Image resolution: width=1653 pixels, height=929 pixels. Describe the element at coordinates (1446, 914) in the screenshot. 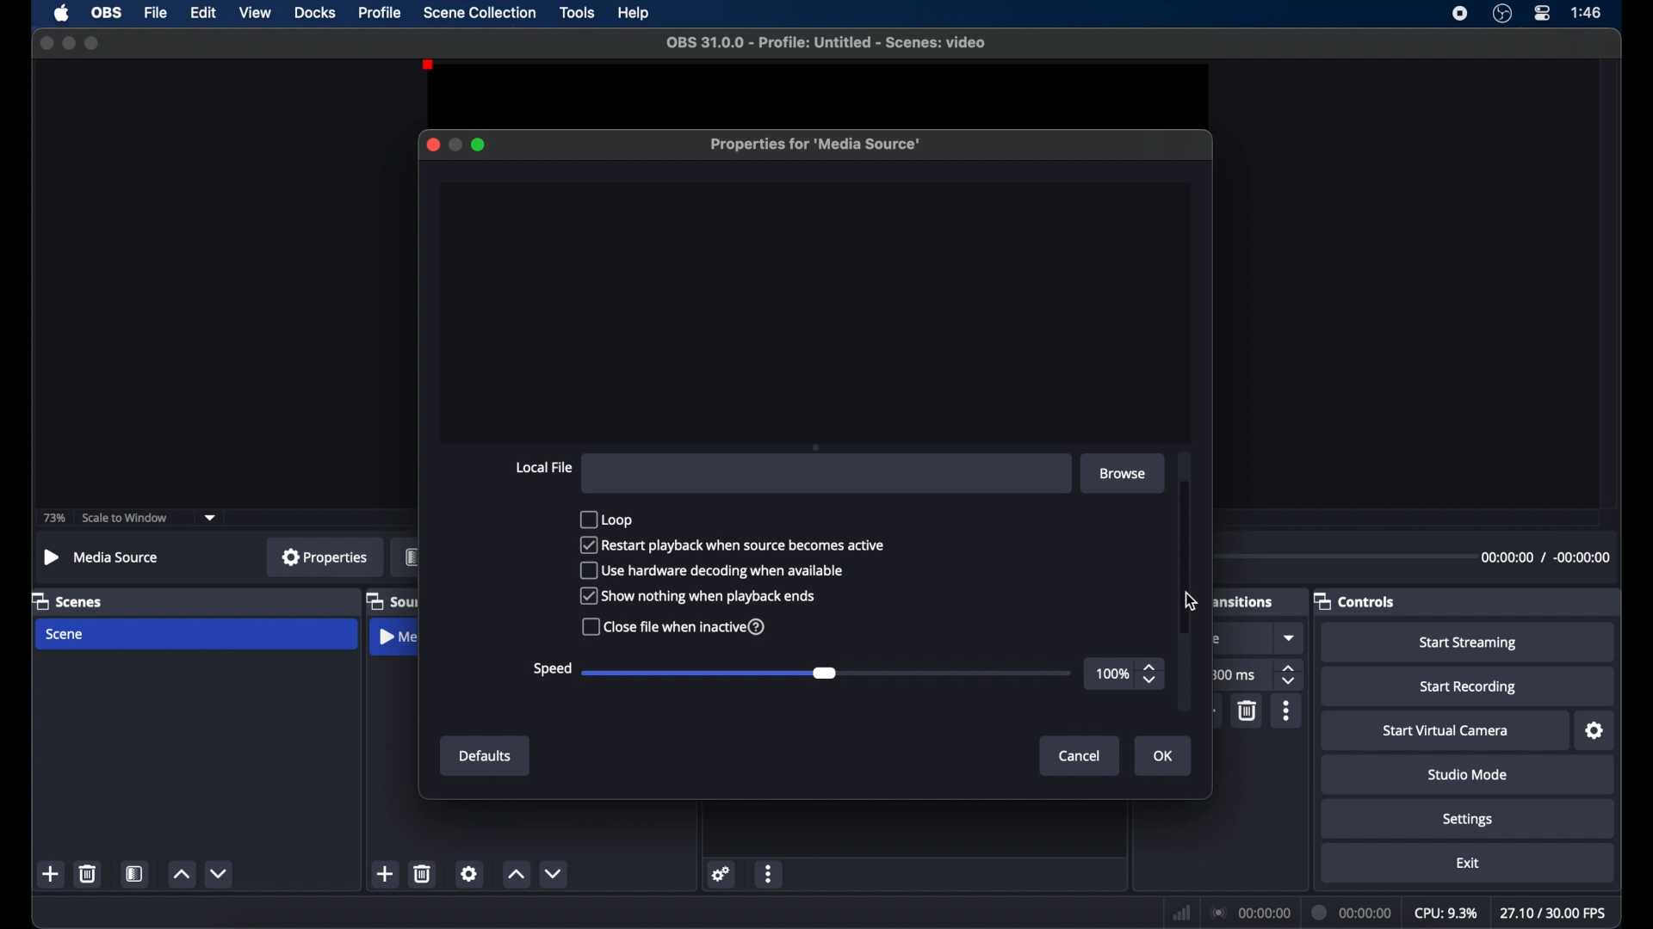

I see `cpu` at that location.